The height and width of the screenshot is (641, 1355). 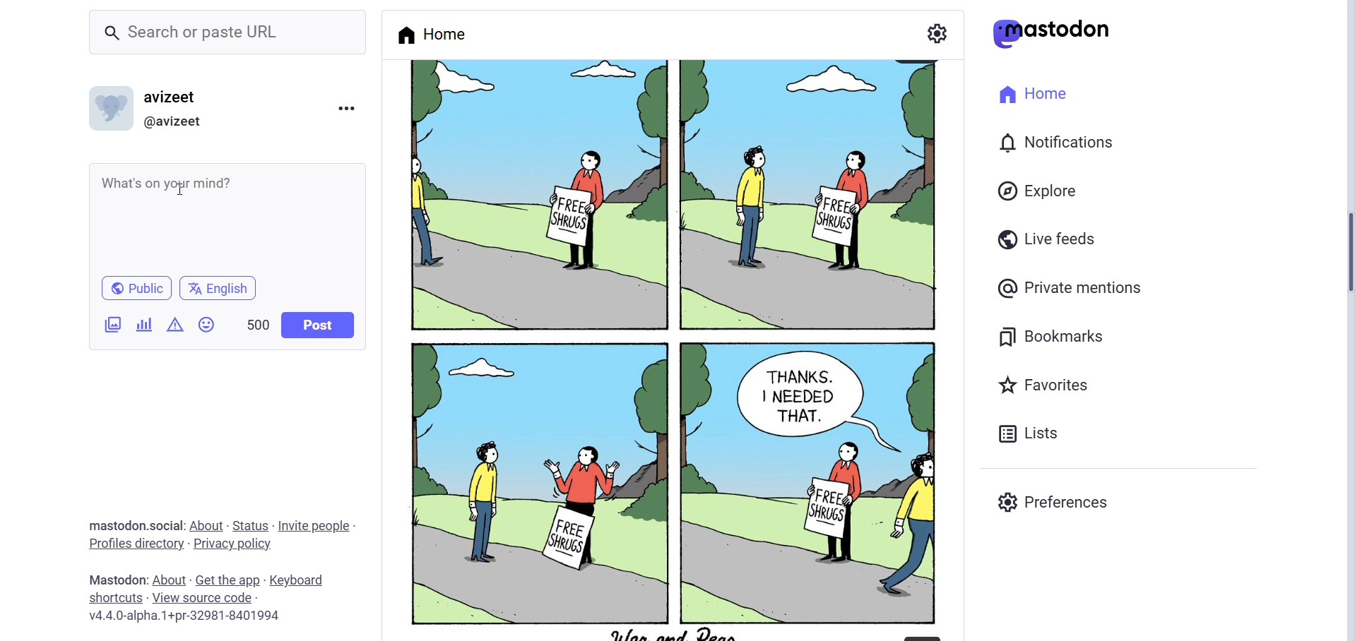 I want to click on Setting, so click(x=937, y=32).